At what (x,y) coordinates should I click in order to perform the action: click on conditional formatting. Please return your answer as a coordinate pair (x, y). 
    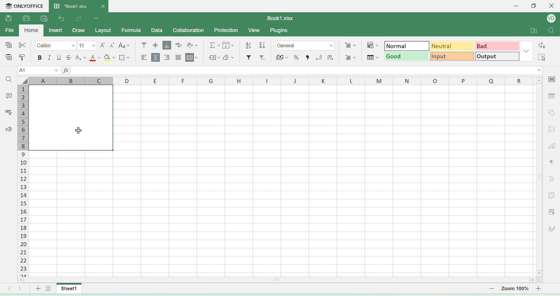
    Looking at the image, I should click on (372, 44).